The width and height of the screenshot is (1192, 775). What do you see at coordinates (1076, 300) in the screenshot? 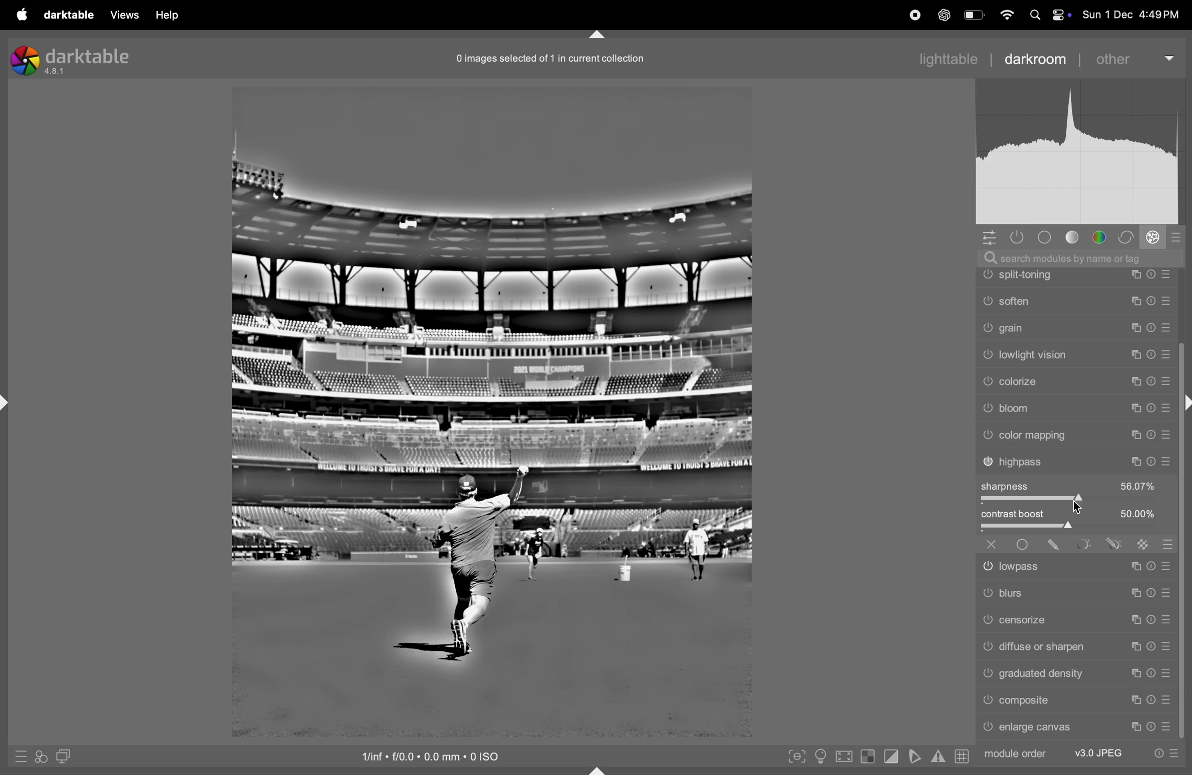
I see `farming` at bounding box center [1076, 300].